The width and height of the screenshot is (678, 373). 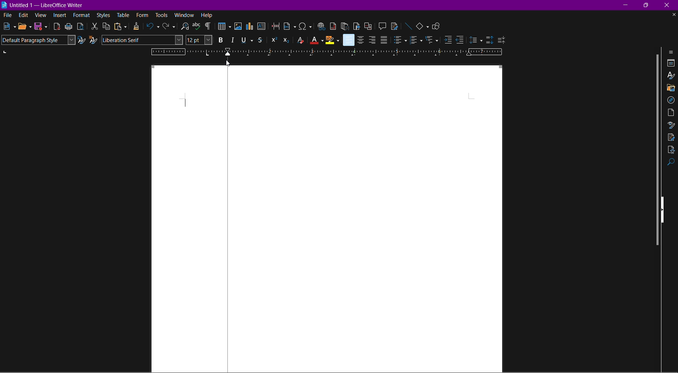 I want to click on Help, so click(x=207, y=15).